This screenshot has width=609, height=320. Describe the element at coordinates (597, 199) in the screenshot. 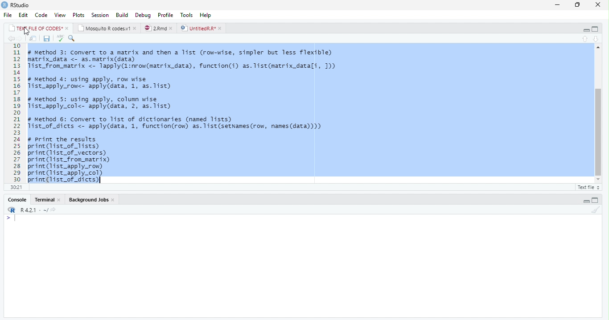

I see `Full Height` at that location.